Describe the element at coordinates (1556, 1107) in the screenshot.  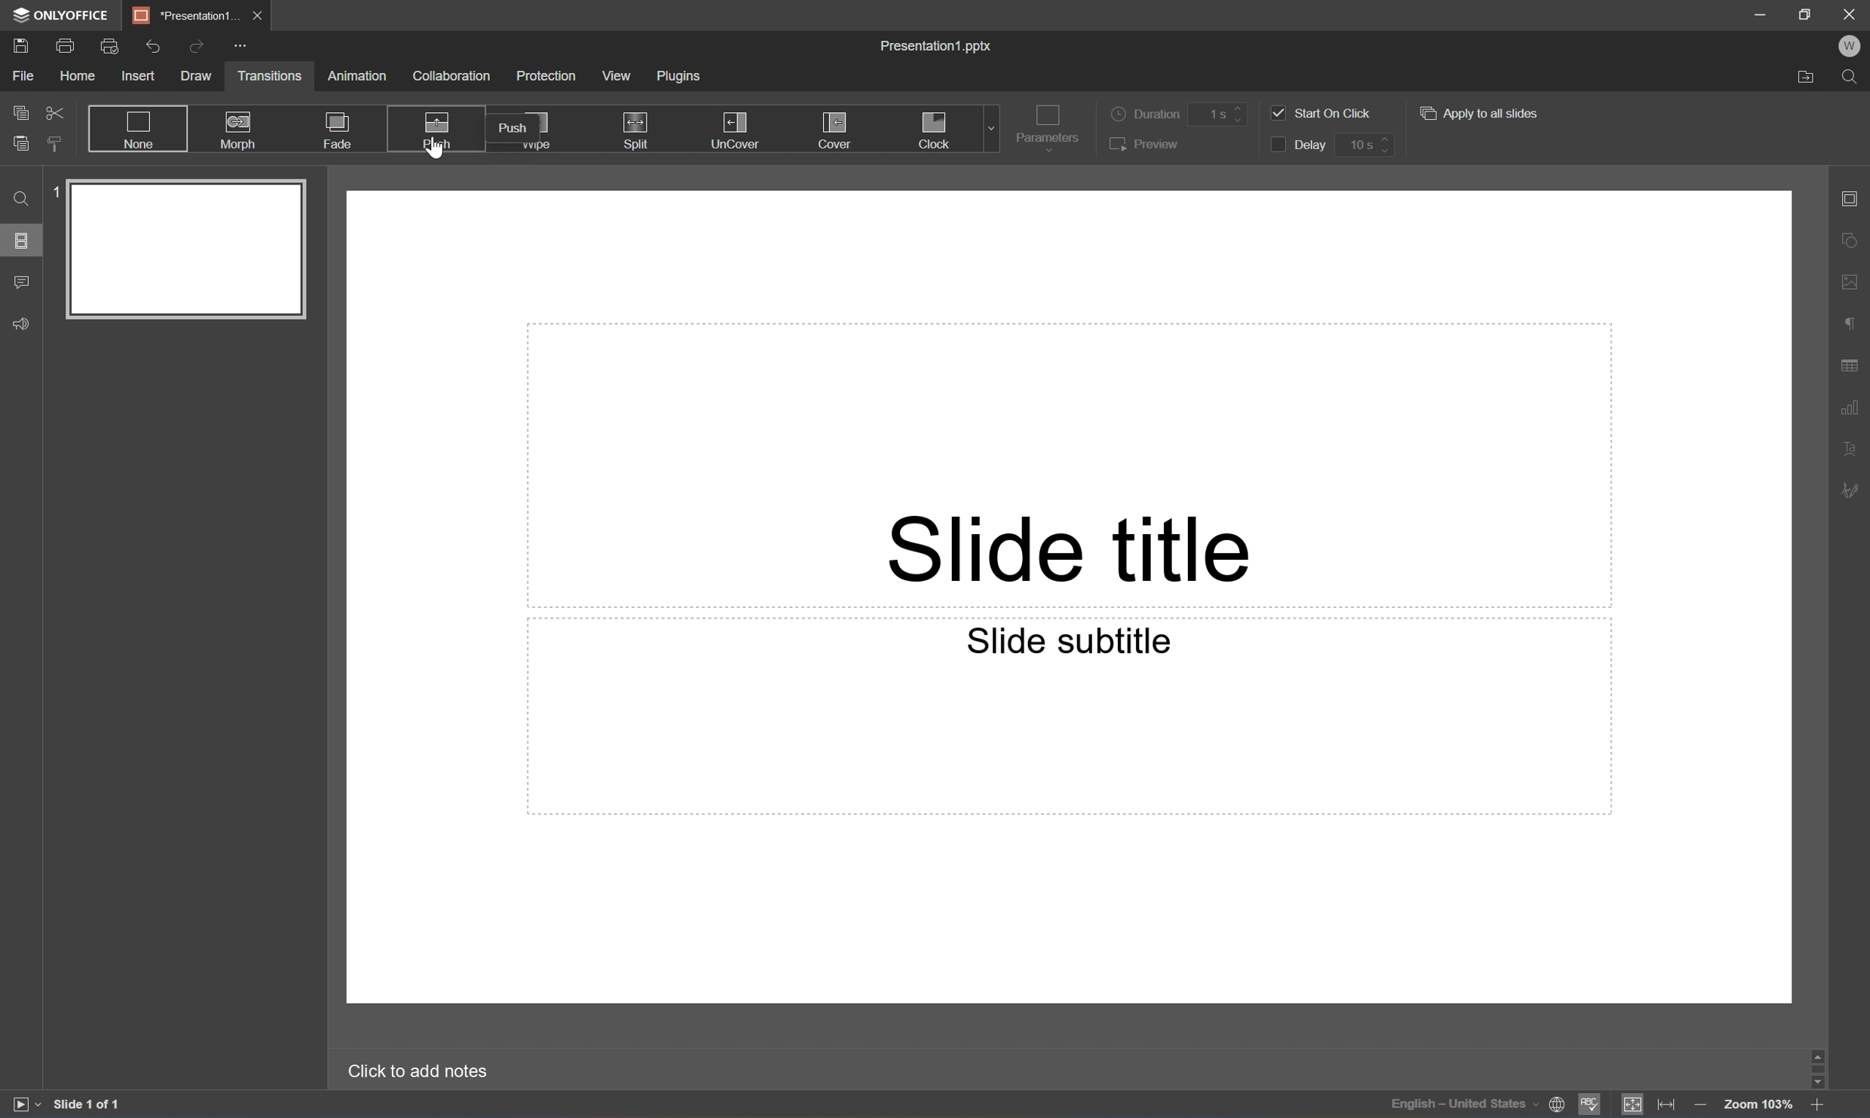
I see `Set document language` at that location.